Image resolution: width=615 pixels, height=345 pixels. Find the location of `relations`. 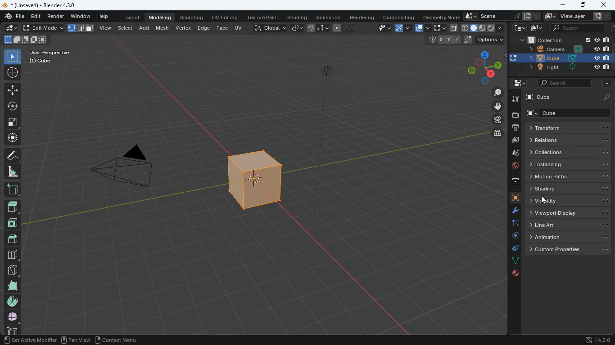

relations is located at coordinates (568, 141).